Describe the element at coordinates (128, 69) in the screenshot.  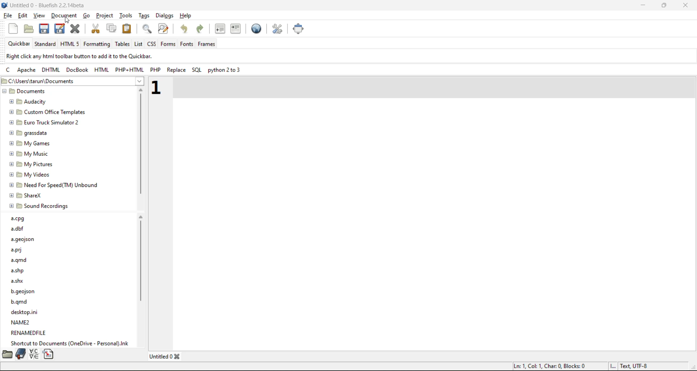
I see `php-html` at that location.